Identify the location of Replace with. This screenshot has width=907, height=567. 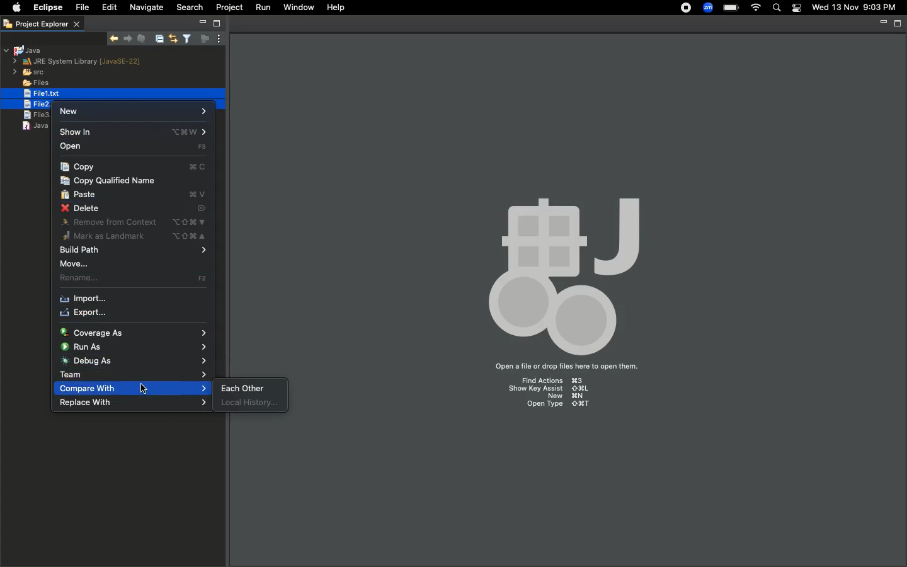
(134, 403).